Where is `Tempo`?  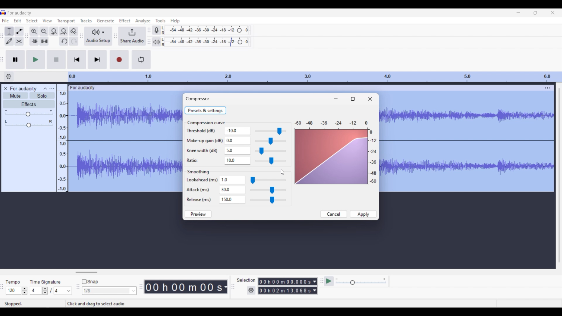 Tempo is located at coordinates (13, 282).